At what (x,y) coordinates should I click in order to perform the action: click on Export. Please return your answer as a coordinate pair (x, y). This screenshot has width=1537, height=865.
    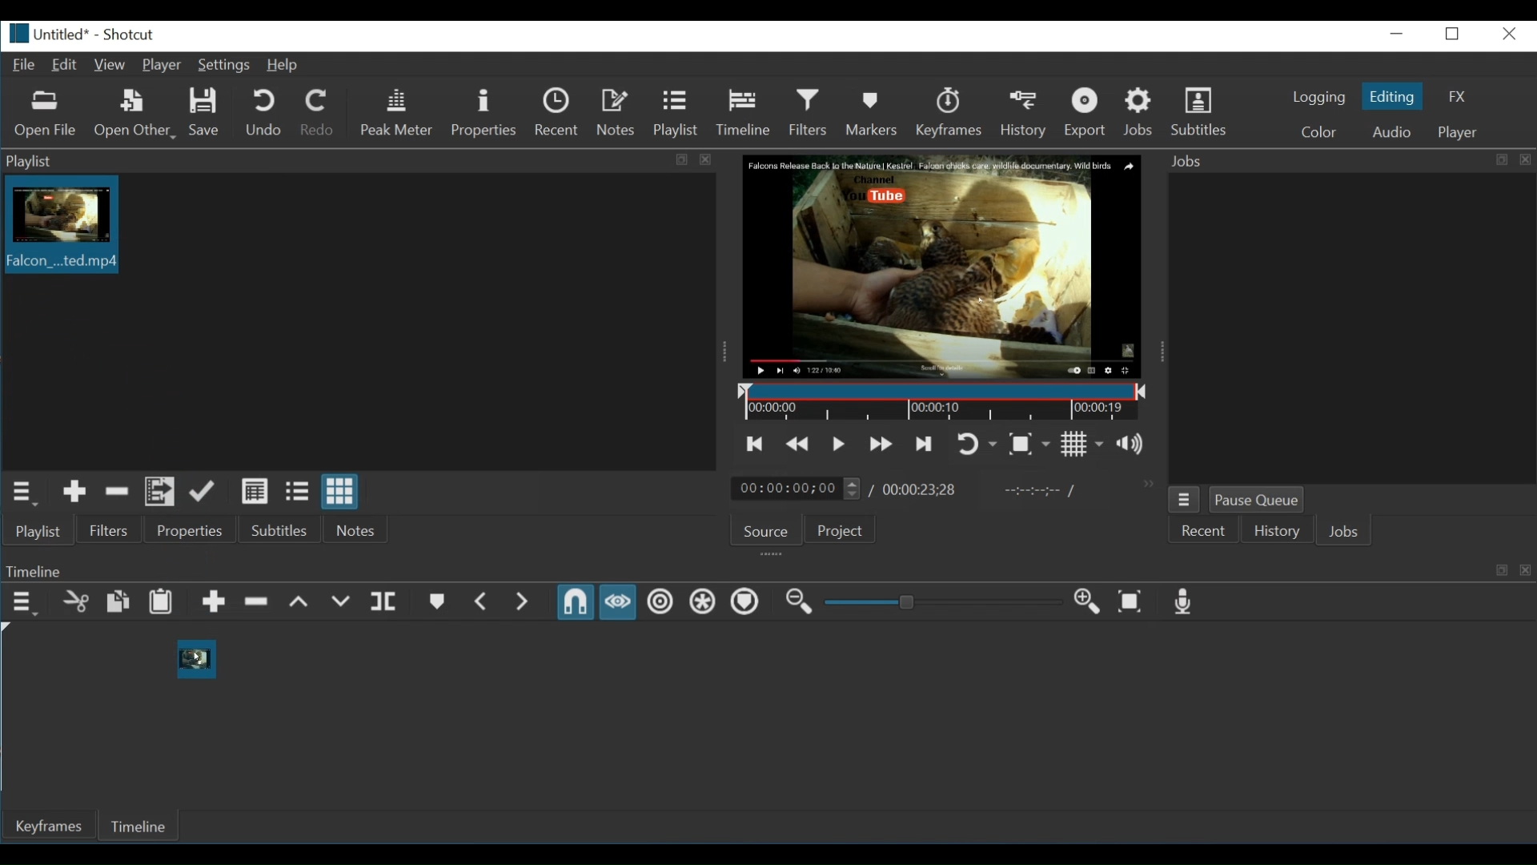
    Looking at the image, I should click on (1091, 112).